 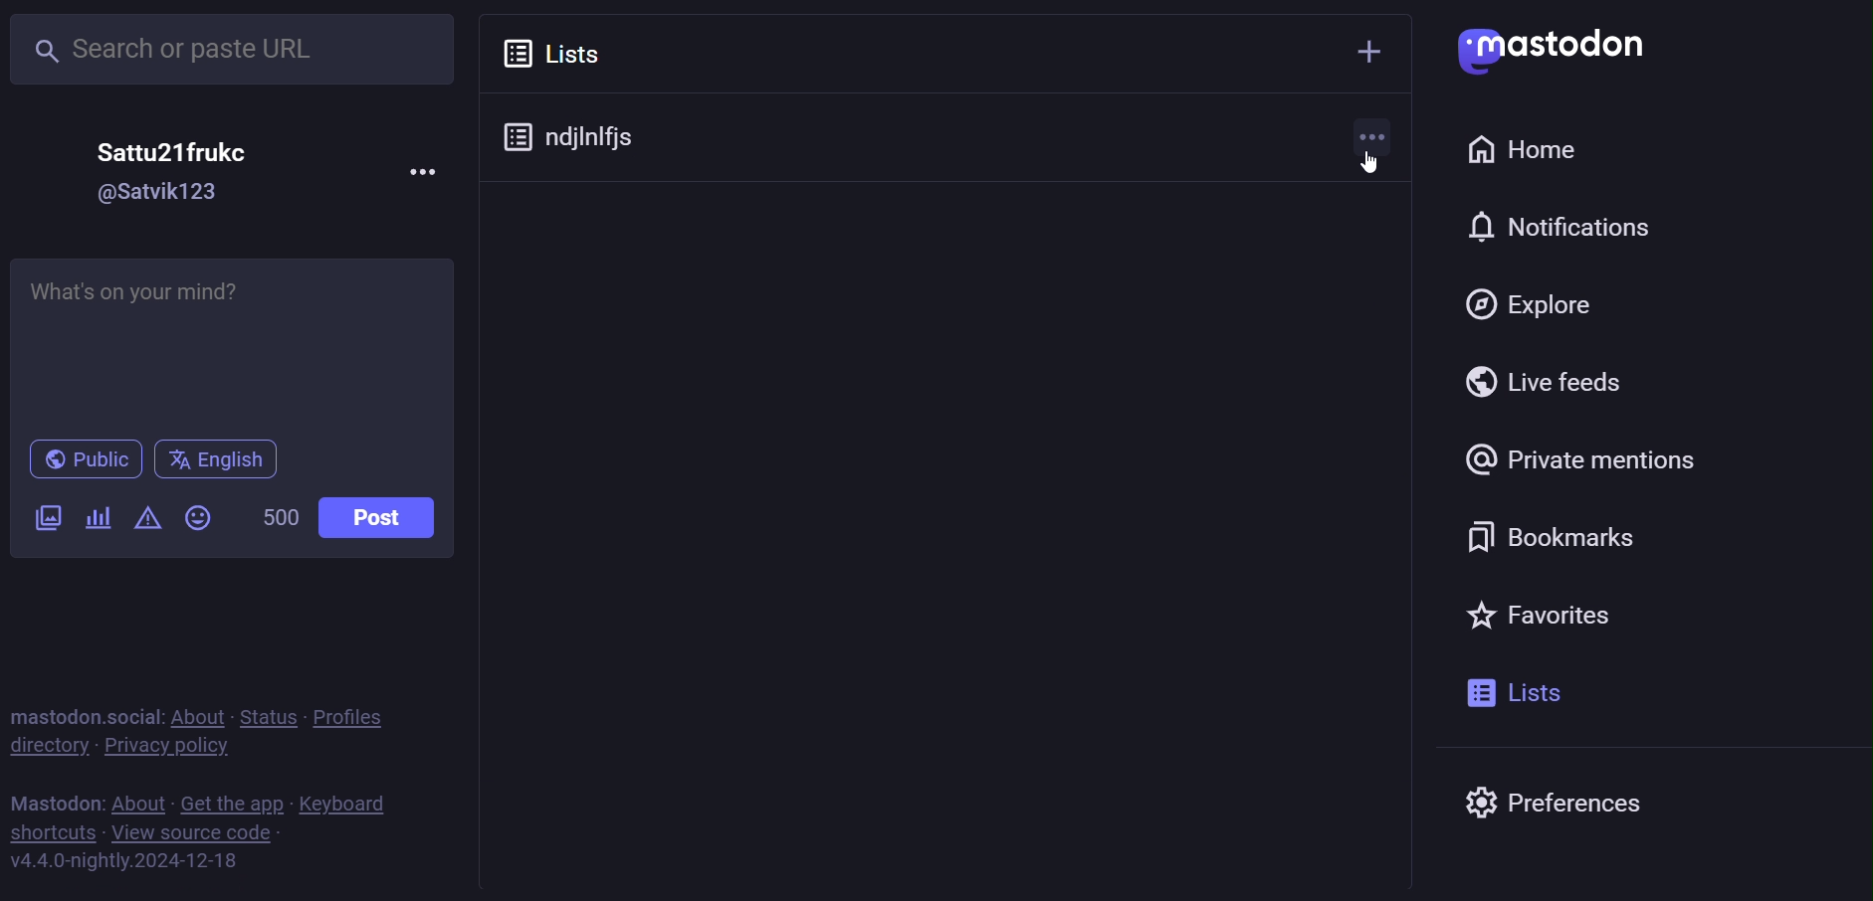 What do you see at coordinates (390, 517) in the screenshot?
I see `post` at bounding box center [390, 517].